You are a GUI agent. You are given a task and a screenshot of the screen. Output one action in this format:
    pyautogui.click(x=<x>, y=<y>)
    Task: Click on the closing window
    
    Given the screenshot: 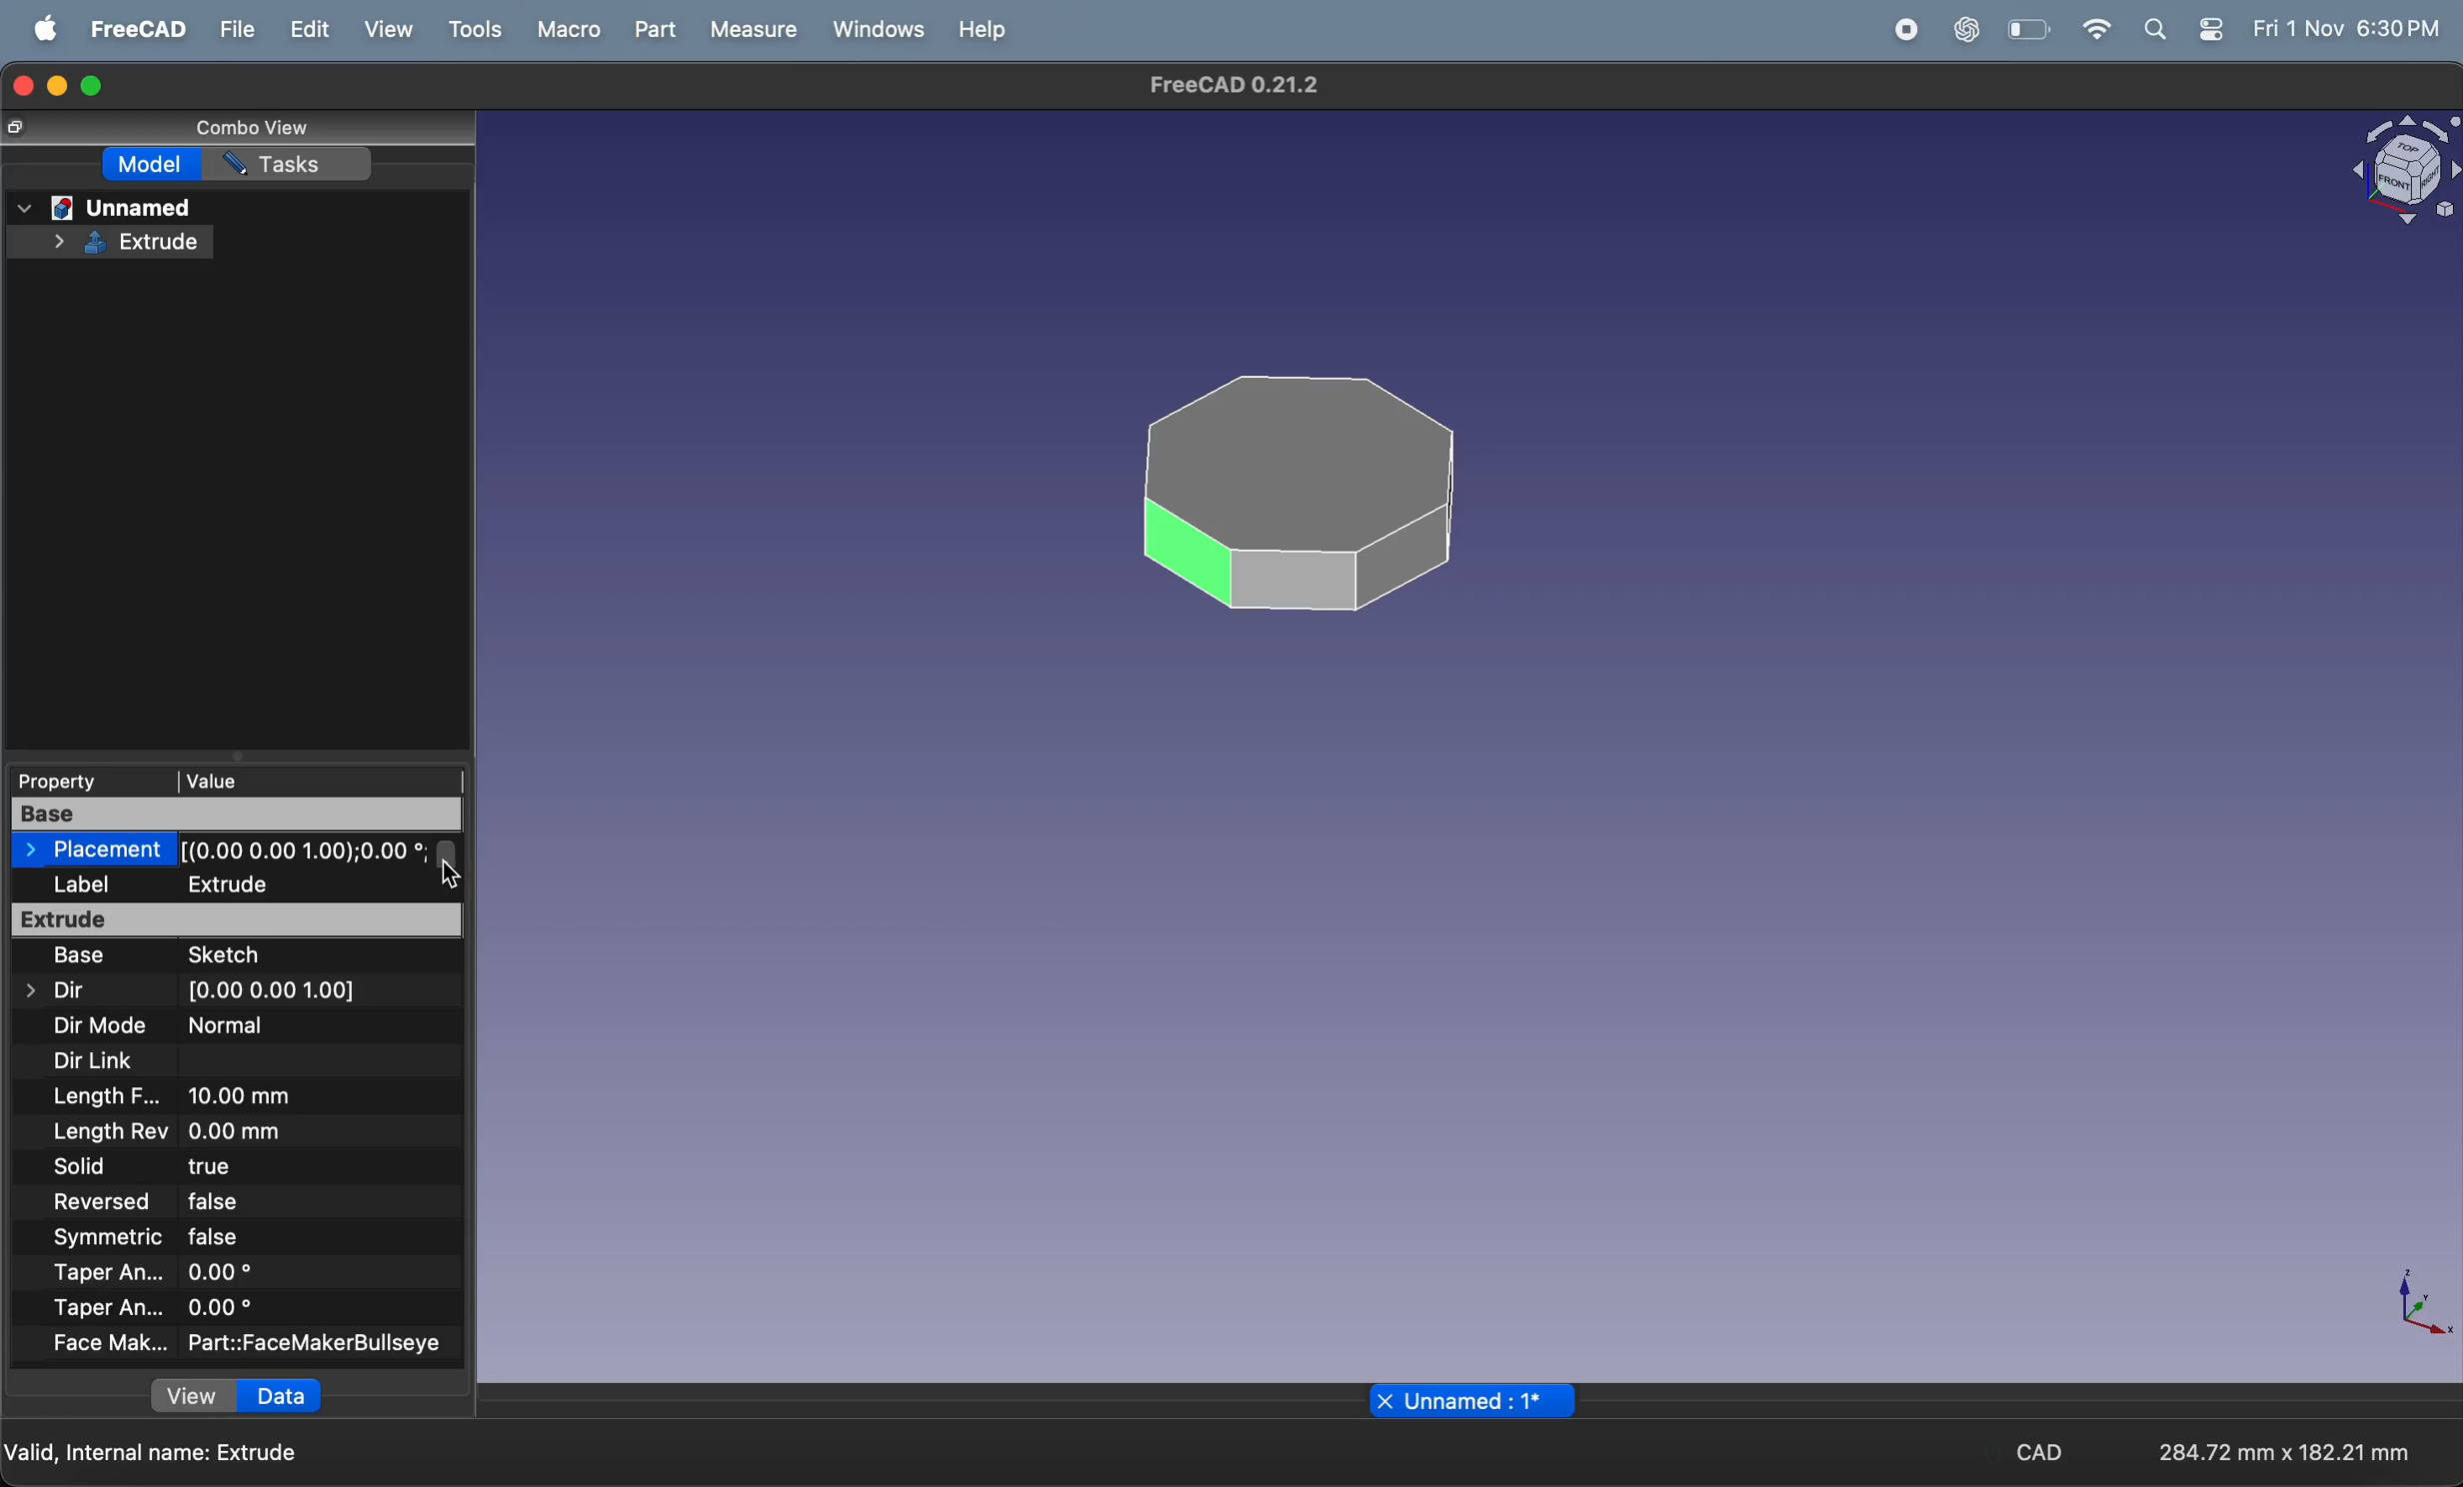 What is the action you would take?
    pyautogui.click(x=21, y=83)
    